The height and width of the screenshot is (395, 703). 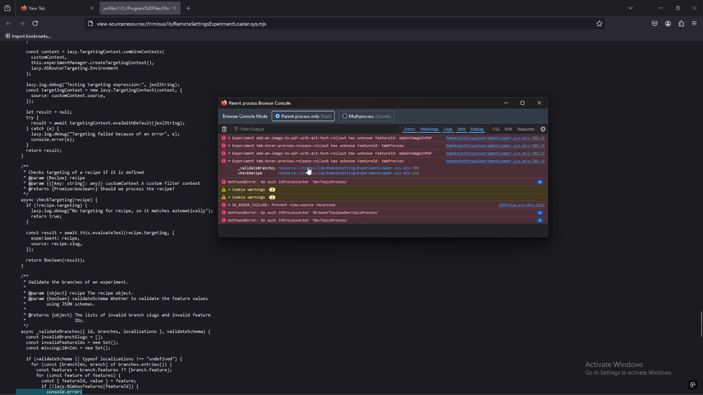 What do you see at coordinates (495, 153) in the screenshot?
I see `source` at bounding box center [495, 153].